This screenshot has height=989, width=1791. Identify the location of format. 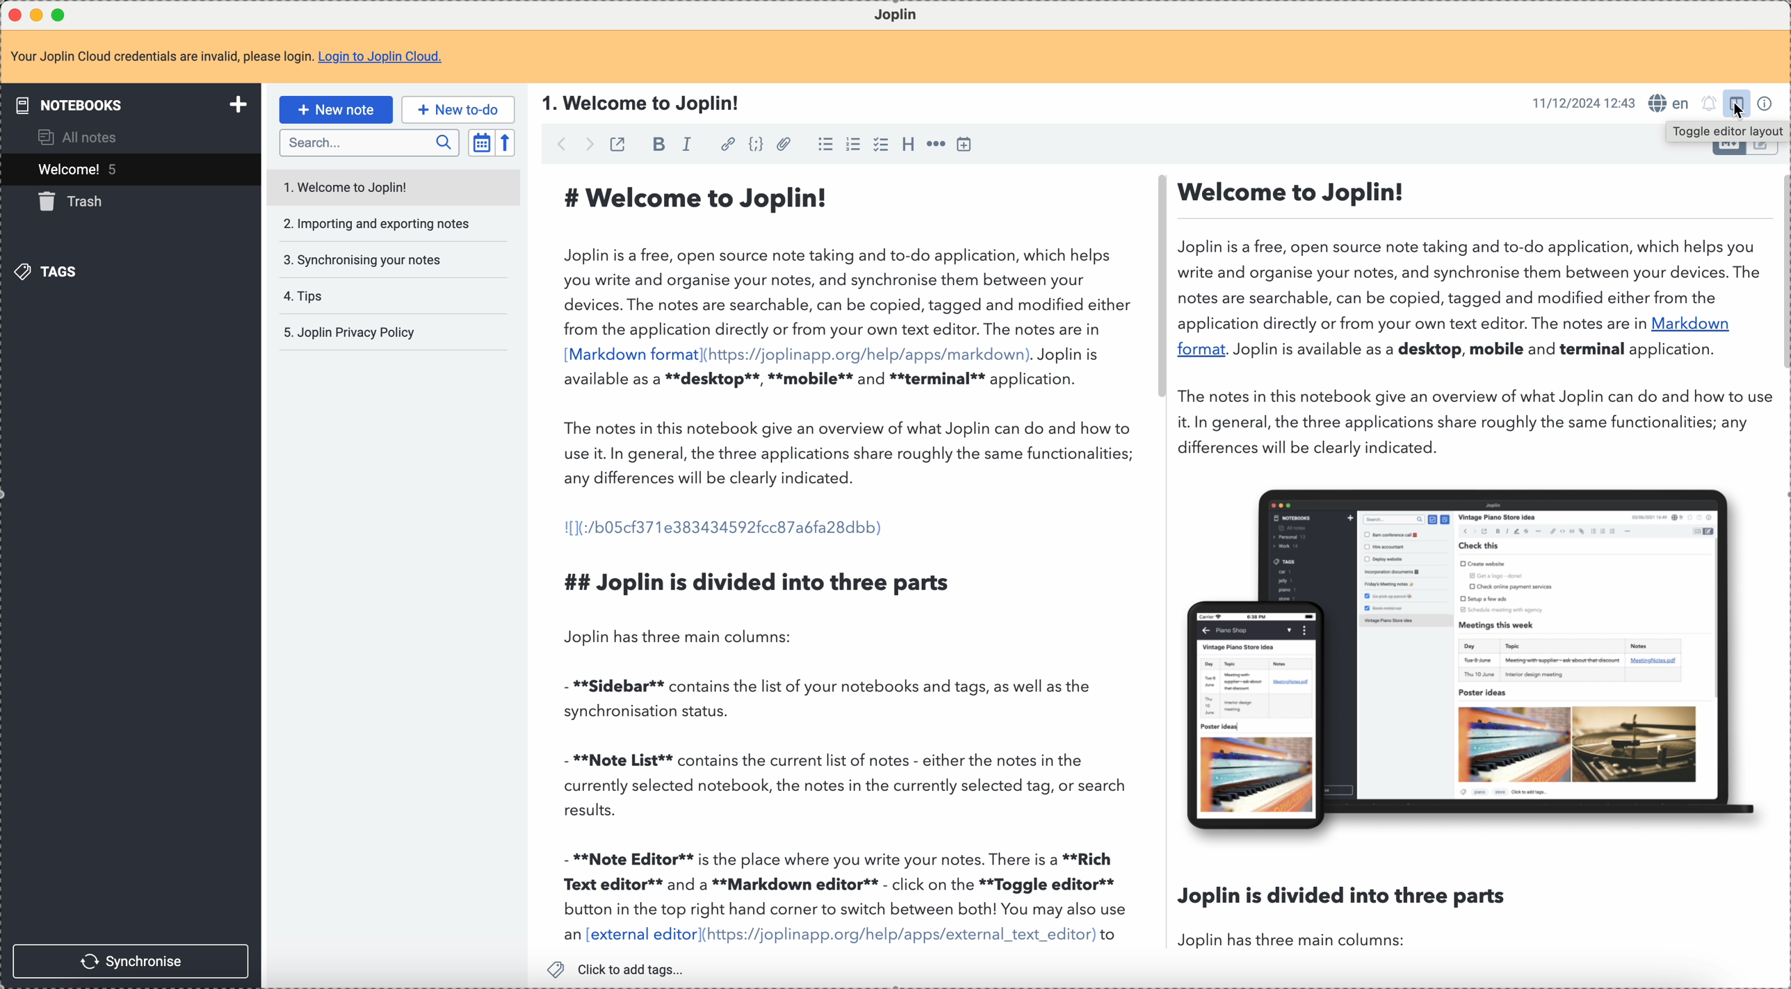
(1199, 348).